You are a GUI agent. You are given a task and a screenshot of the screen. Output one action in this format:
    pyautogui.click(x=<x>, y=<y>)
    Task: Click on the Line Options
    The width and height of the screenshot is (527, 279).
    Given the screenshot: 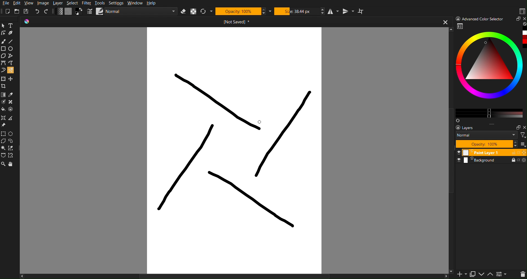 What is the action you would take?
    pyautogui.click(x=90, y=12)
    